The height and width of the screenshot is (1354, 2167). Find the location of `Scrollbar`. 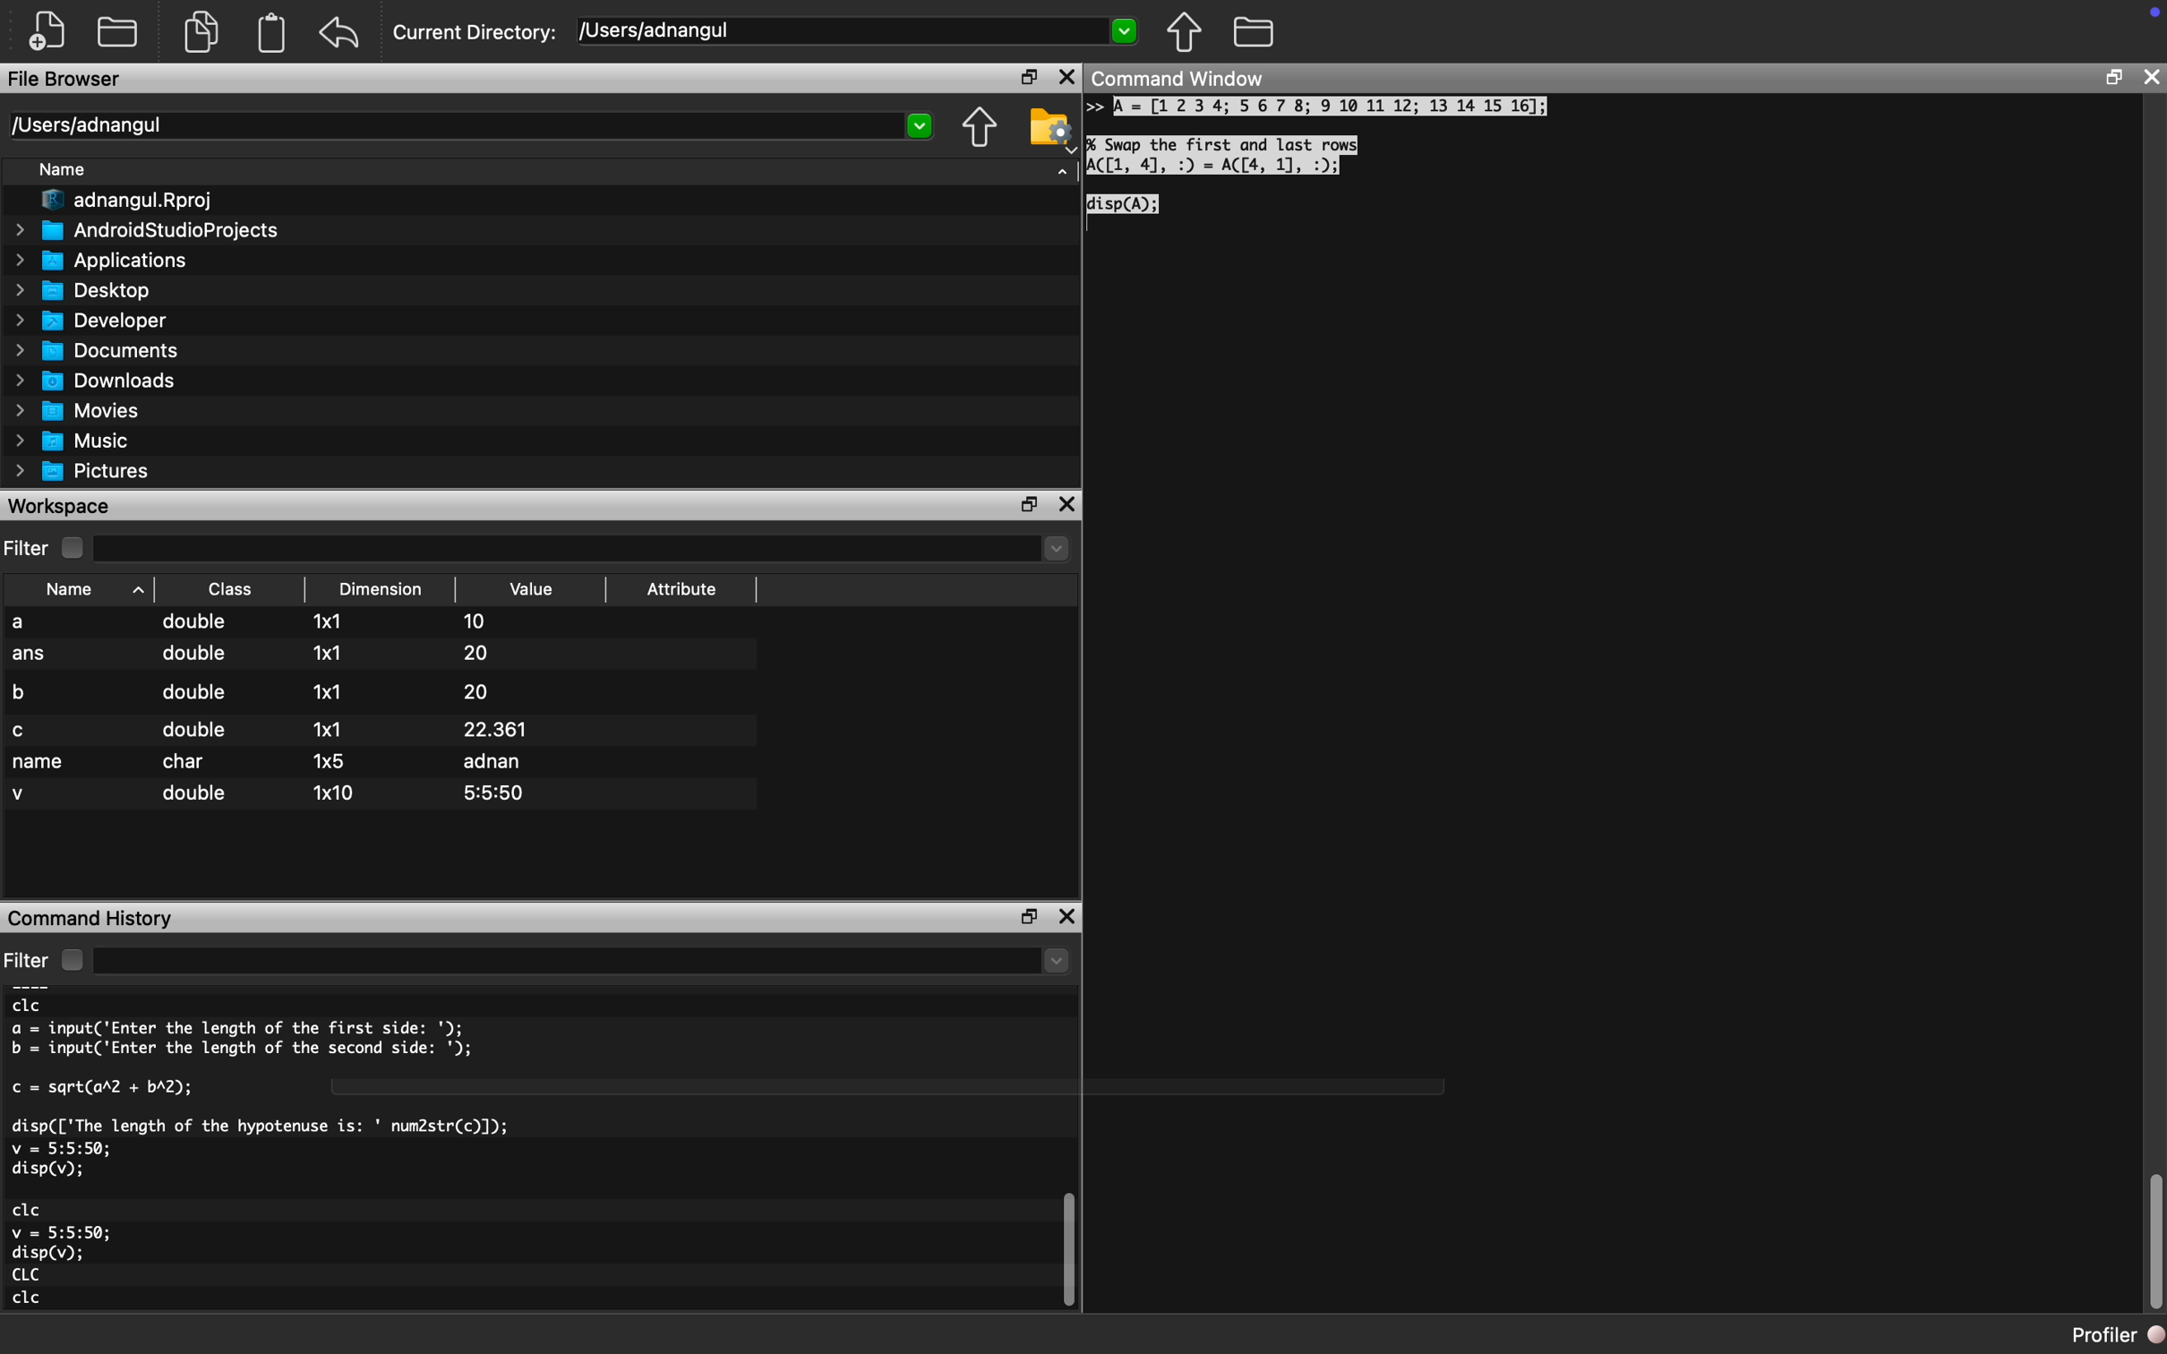

Scrollbar is located at coordinates (2144, 1228).